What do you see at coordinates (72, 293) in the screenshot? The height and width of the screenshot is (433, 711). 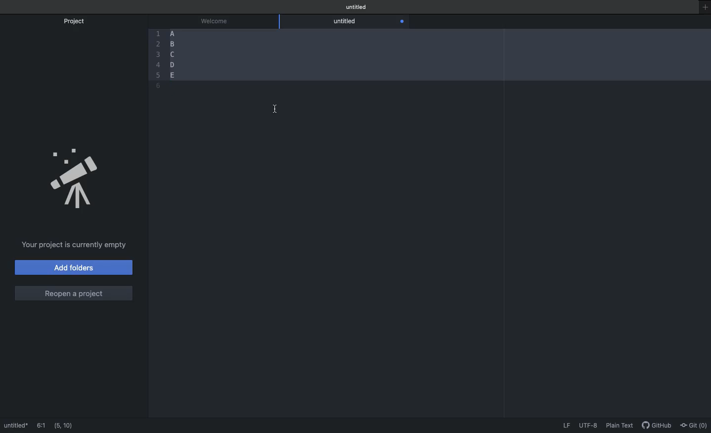 I see `Reopen a project` at bounding box center [72, 293].